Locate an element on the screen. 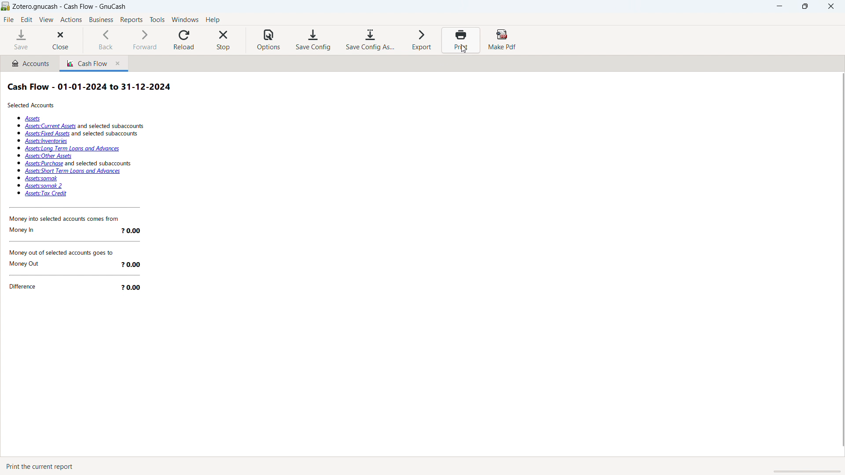 The width and height of the screenshot is (845, 475). close tab is located at coordinates (118, 63).